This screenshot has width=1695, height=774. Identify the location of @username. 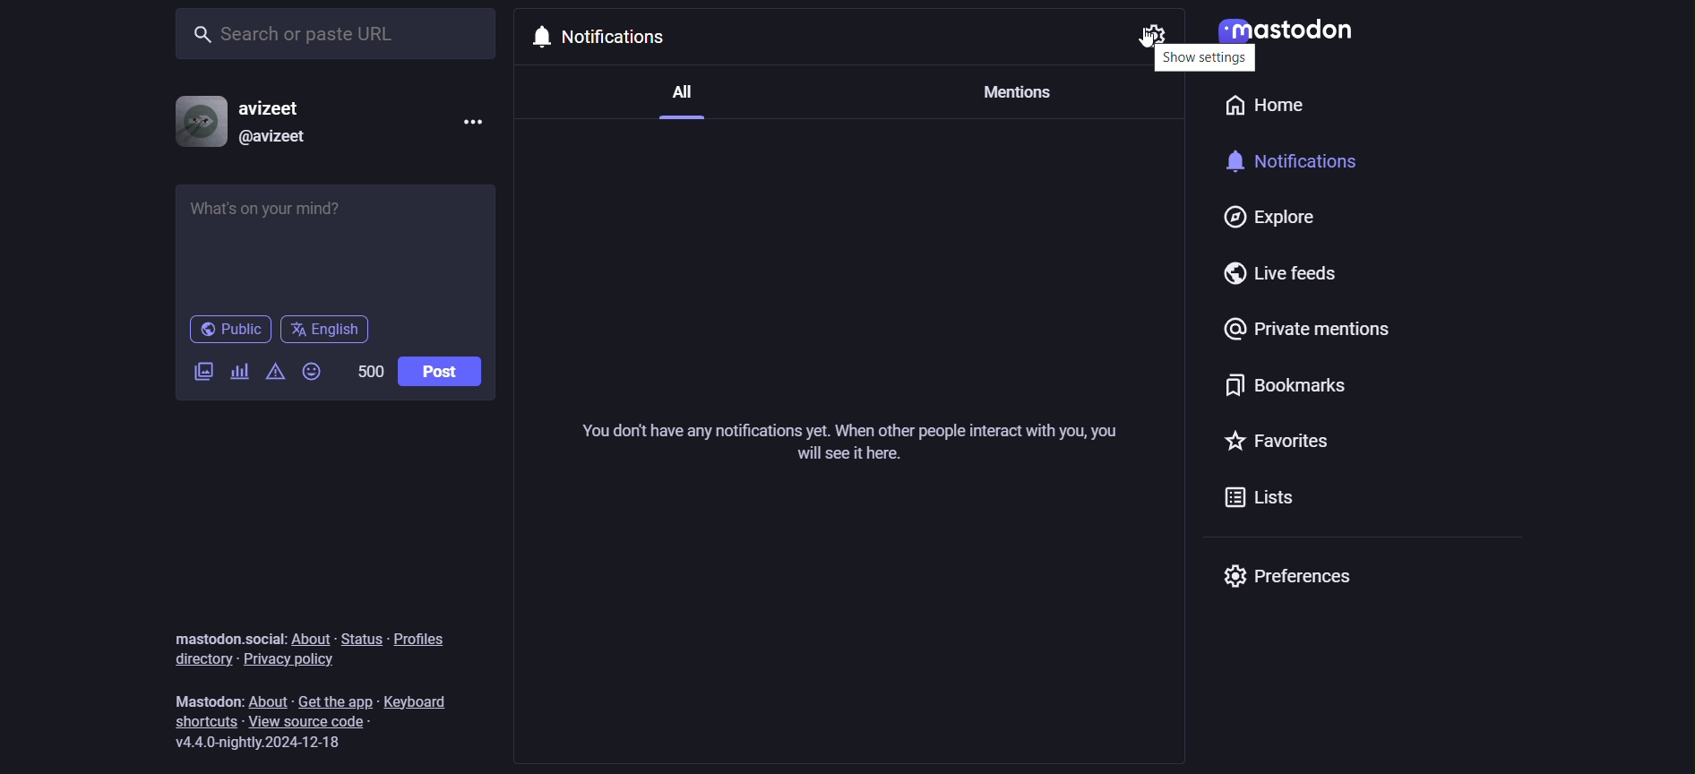
(274, 136).